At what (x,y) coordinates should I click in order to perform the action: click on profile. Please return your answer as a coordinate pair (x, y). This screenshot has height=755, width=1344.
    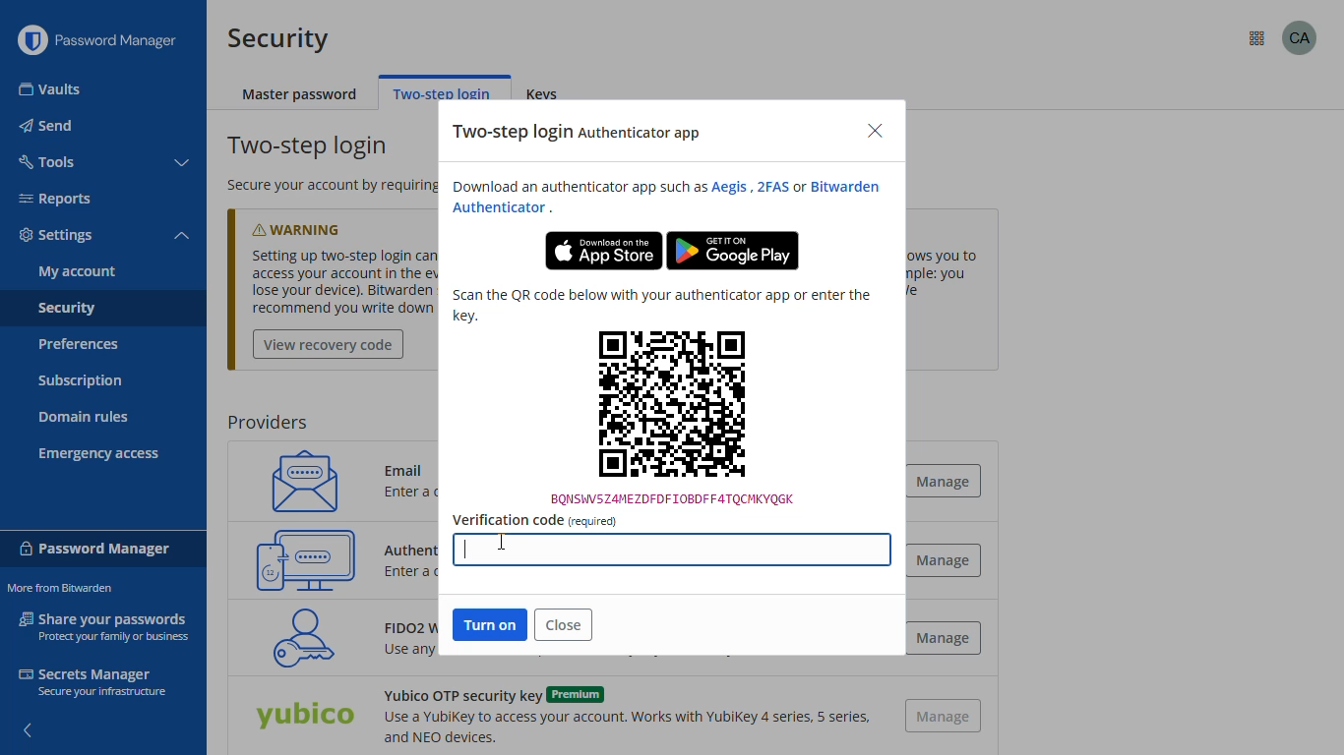
    Looking at the image, I should click on (1300, 37).